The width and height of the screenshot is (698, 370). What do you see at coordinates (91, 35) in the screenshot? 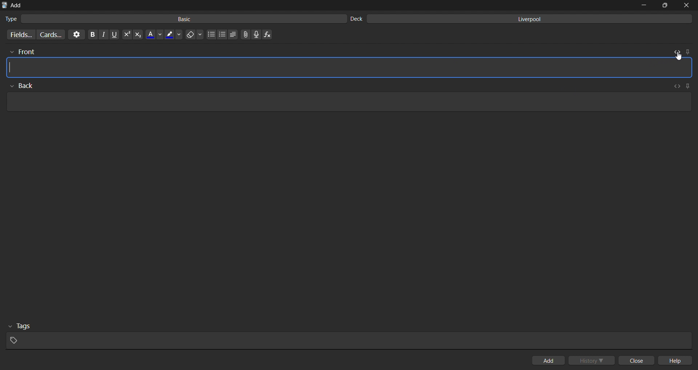
I see `bold` at bounding box center [91, 35].